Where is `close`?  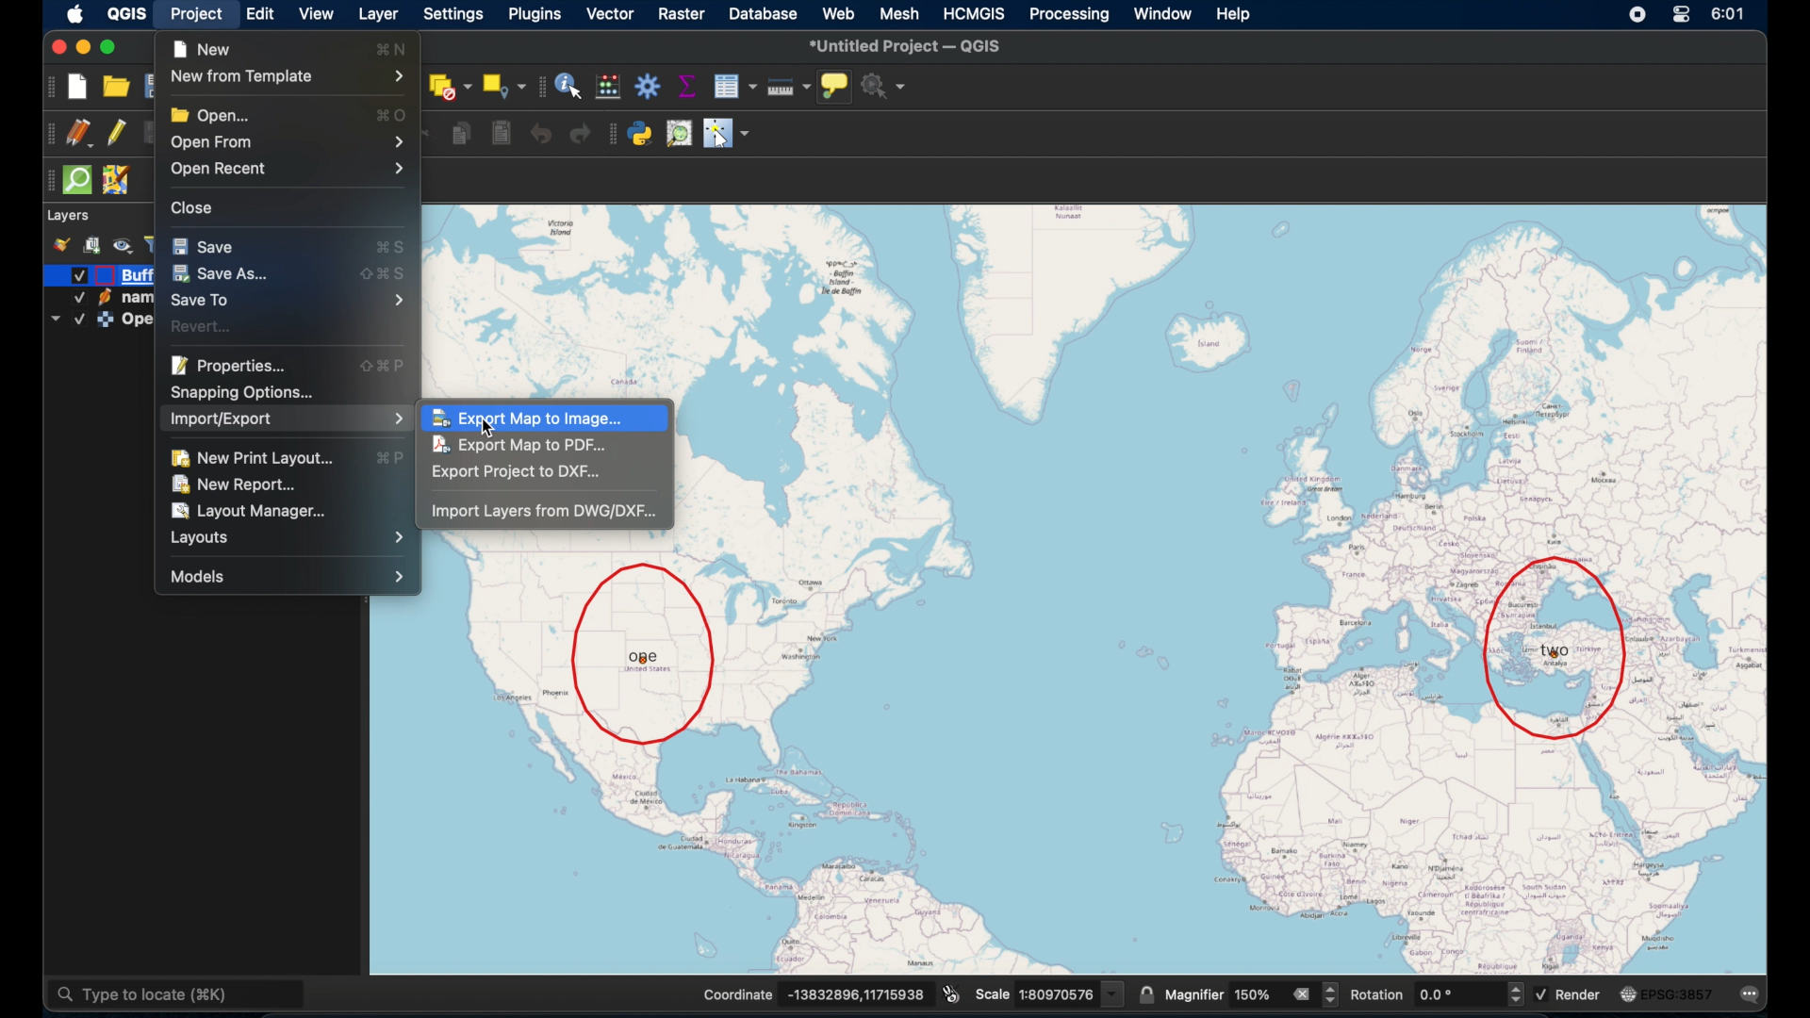 close is located at coordinates (56, 45).